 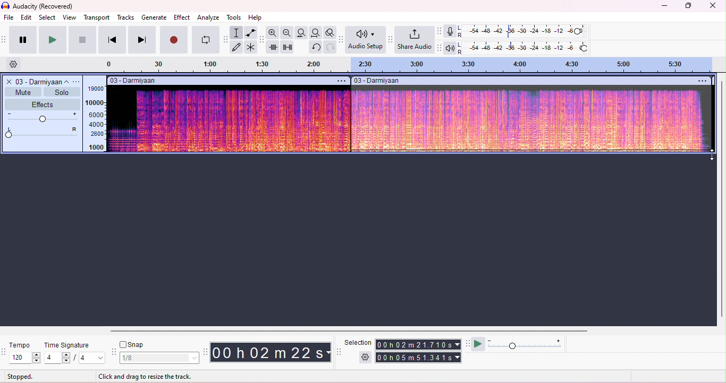 I want to click on click to resize the track, so click(x=147, y=377).